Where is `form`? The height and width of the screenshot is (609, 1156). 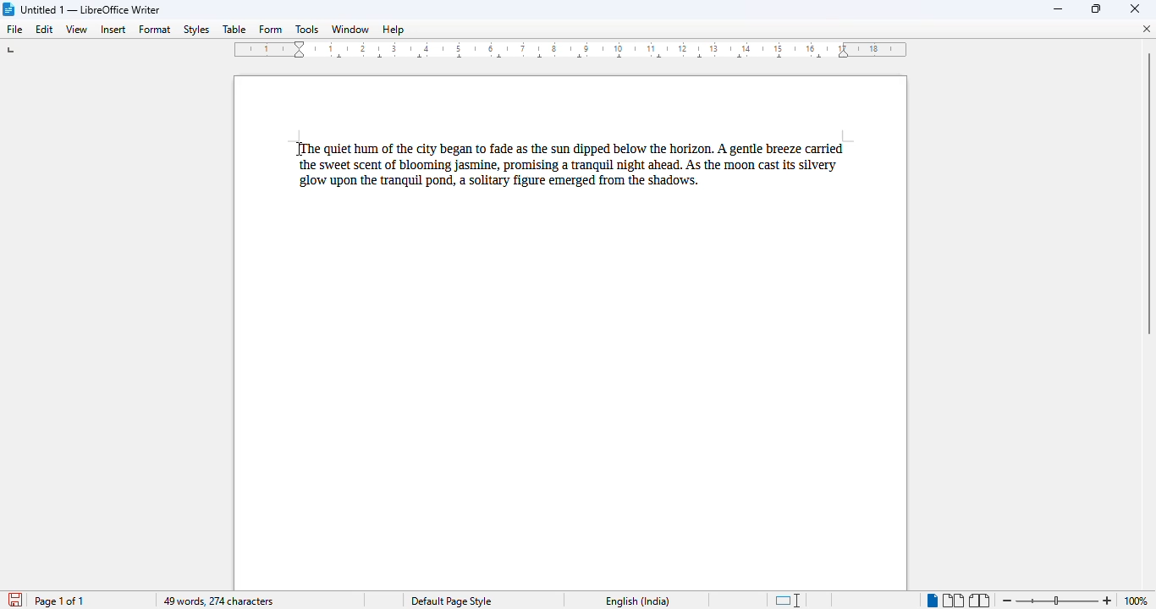
form is located at coordinates (269, 27).